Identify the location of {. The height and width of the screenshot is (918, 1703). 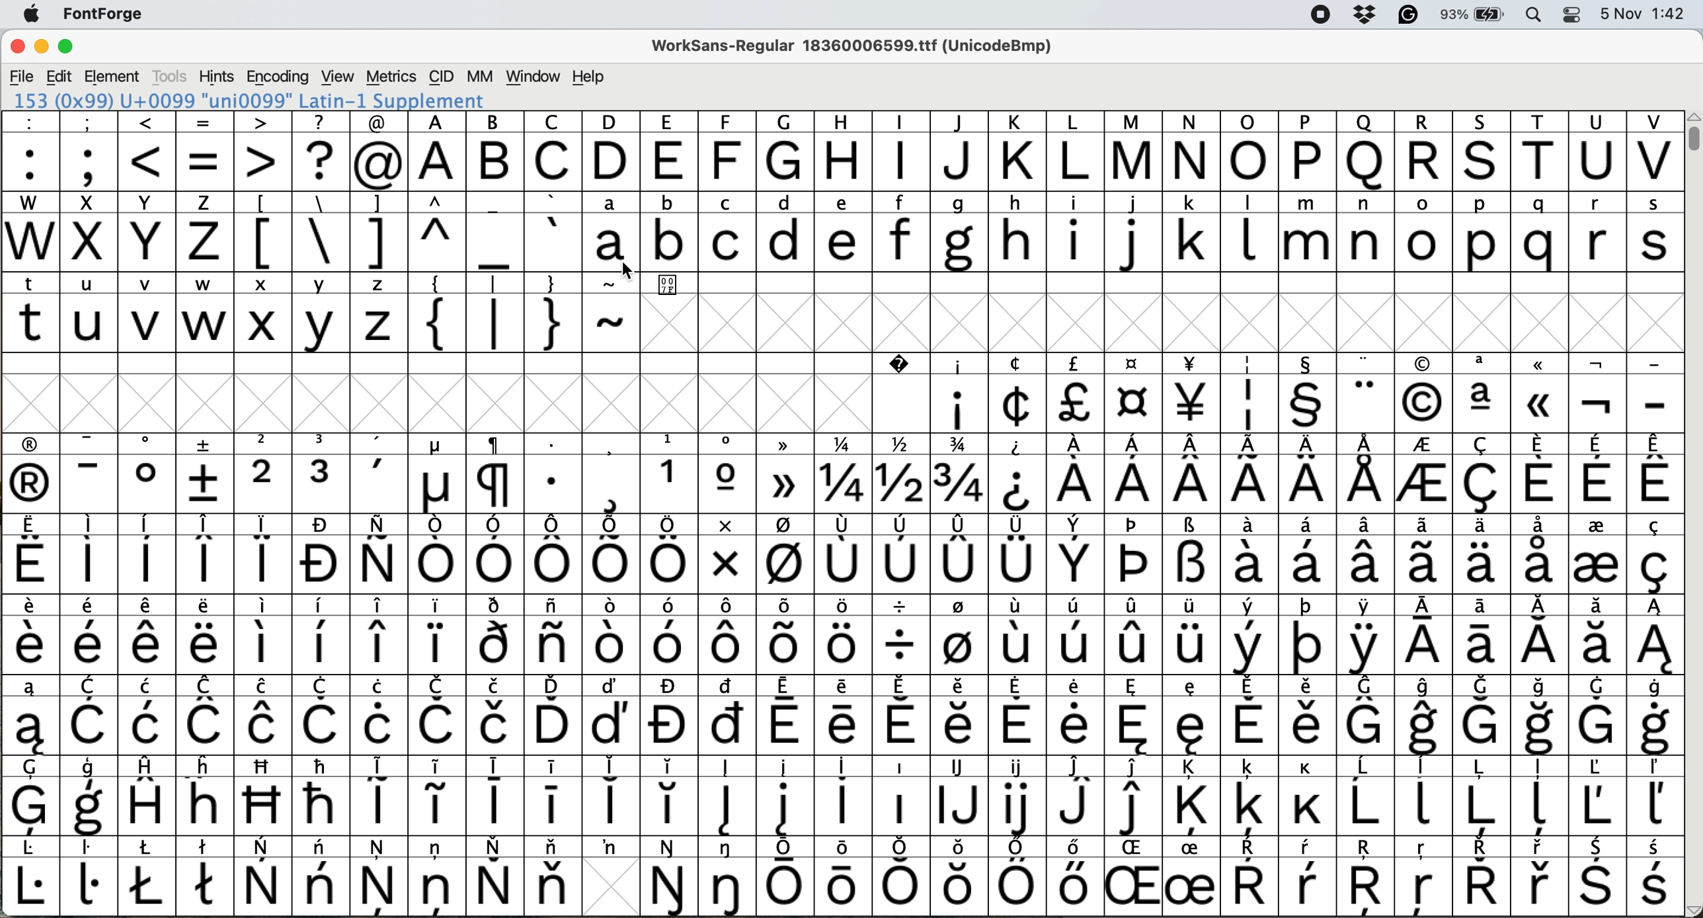
(438, 312).